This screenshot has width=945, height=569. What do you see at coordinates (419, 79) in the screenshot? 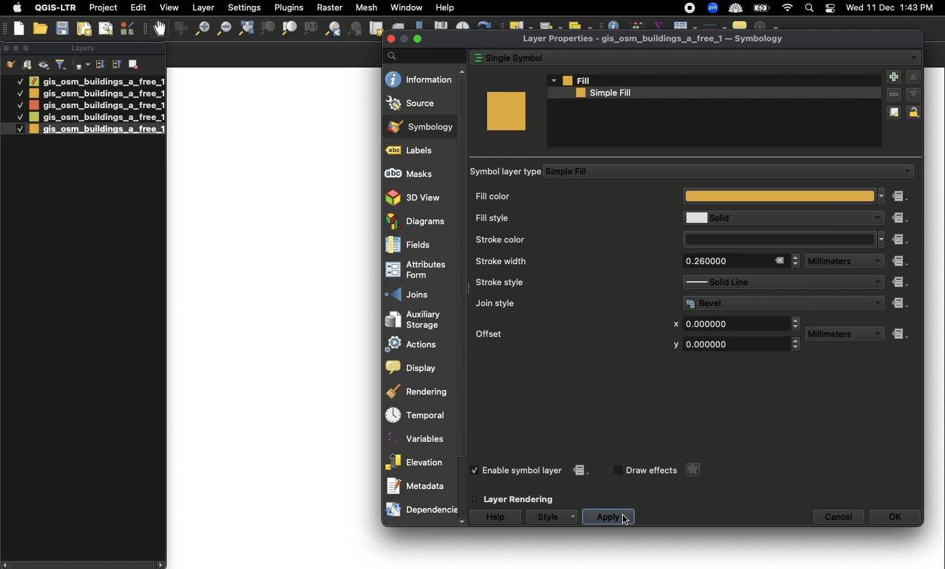
I see `Information` at bounding box center [419, 79].